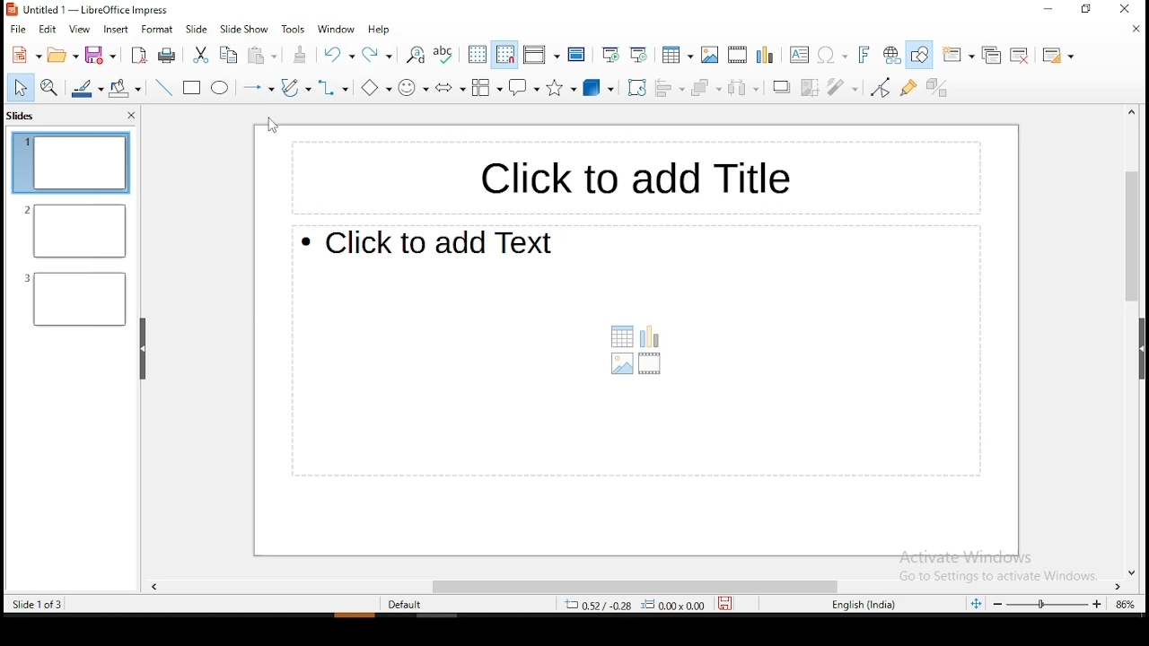  I want to click on scroll bar, so click(1125, 342).